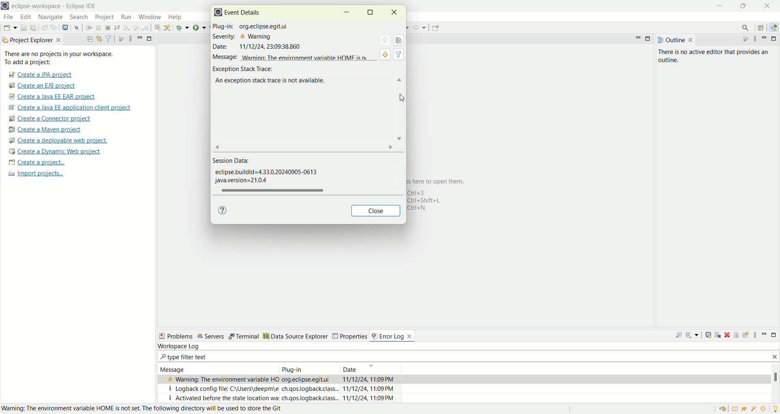  What do you see at coordinates (638, 38) in the screenshot?
I see `minimize` at bounding box center [638, 38].